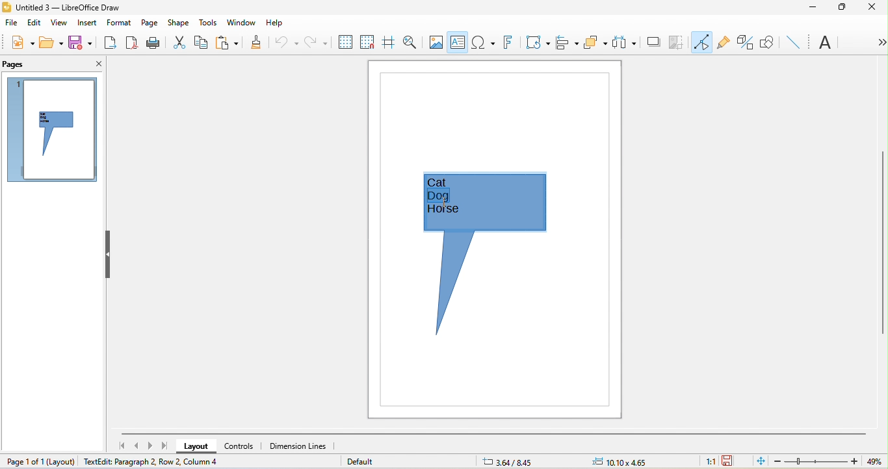 The height and width of the screenshot is (469, 888). I want to click on print, so click(153, 44).